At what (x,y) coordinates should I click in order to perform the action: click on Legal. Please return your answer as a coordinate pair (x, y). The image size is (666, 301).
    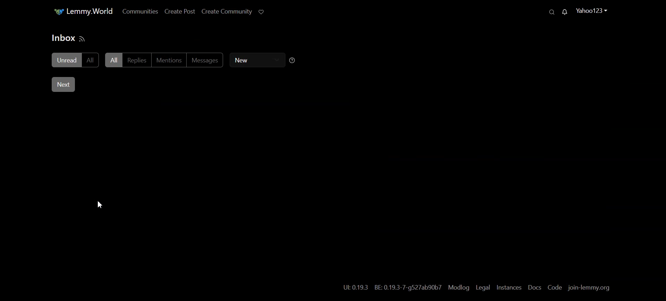
    Looking at the image, I should click on (484, 288).